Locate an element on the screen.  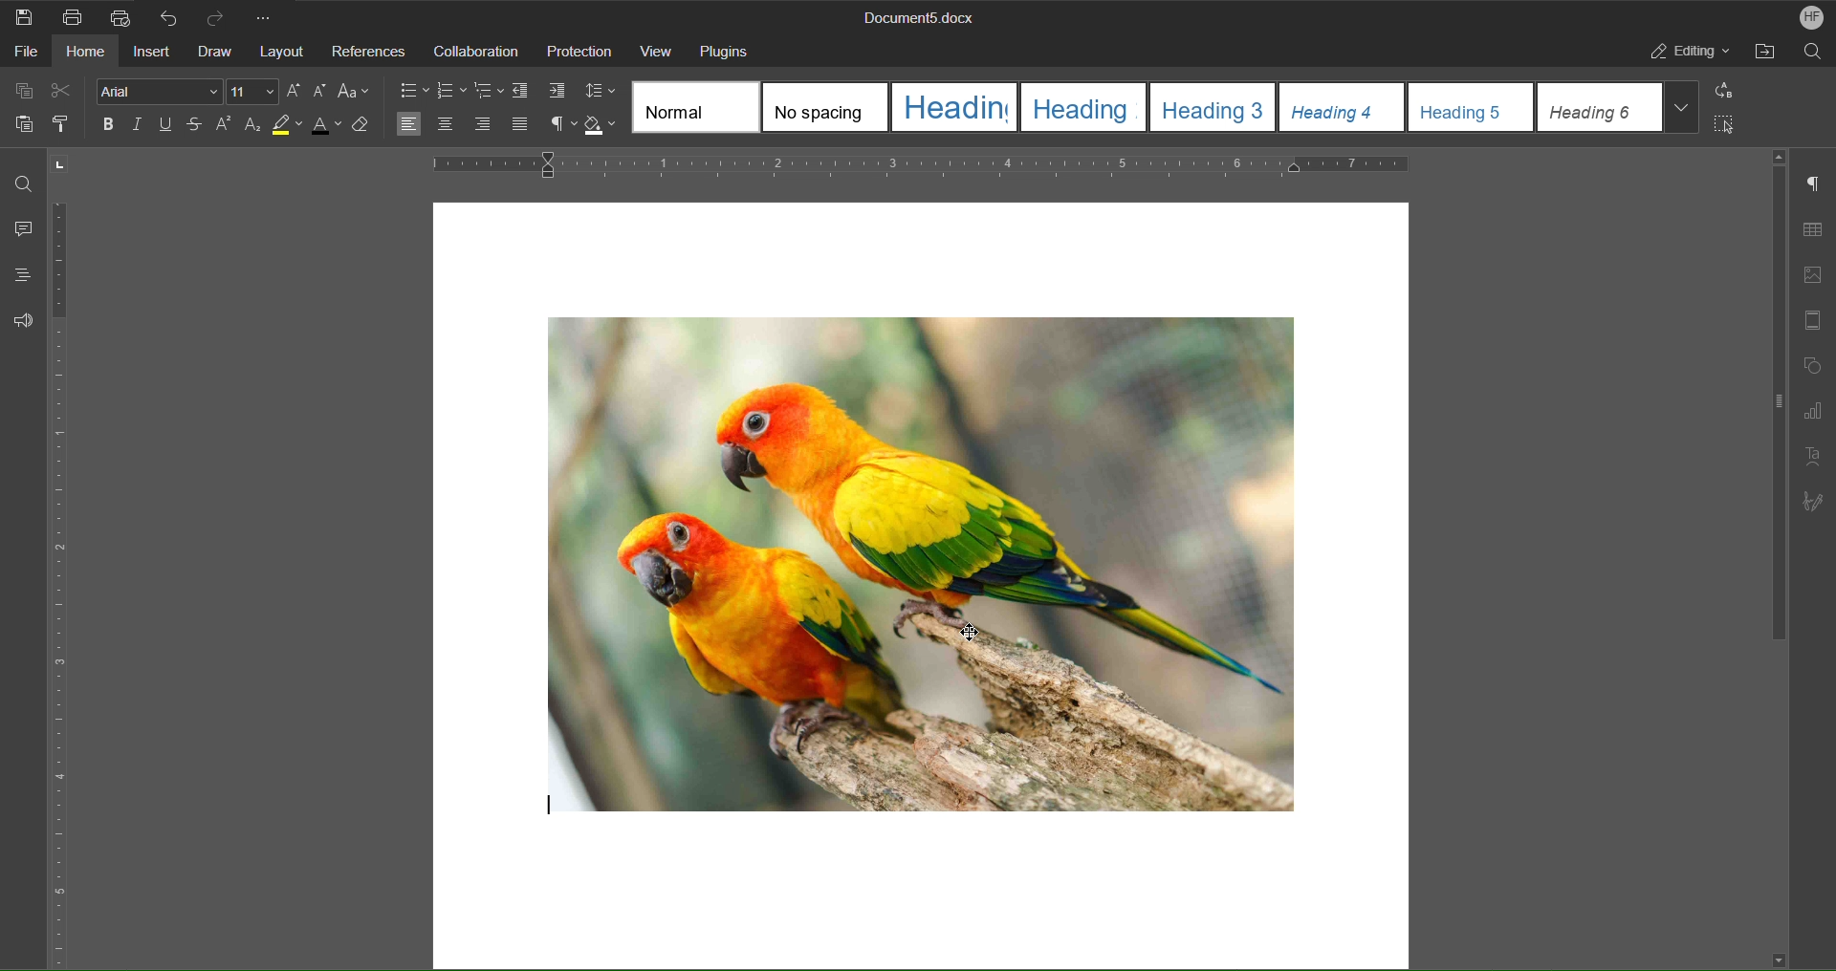
Font is located at coordinates (154, 91).